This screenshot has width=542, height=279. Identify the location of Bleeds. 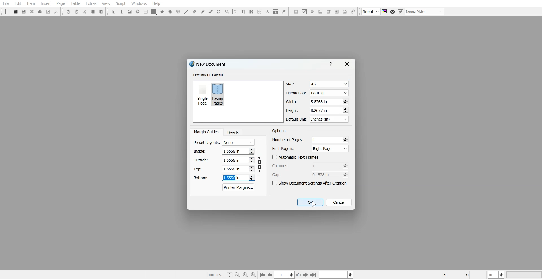
(233, 132).